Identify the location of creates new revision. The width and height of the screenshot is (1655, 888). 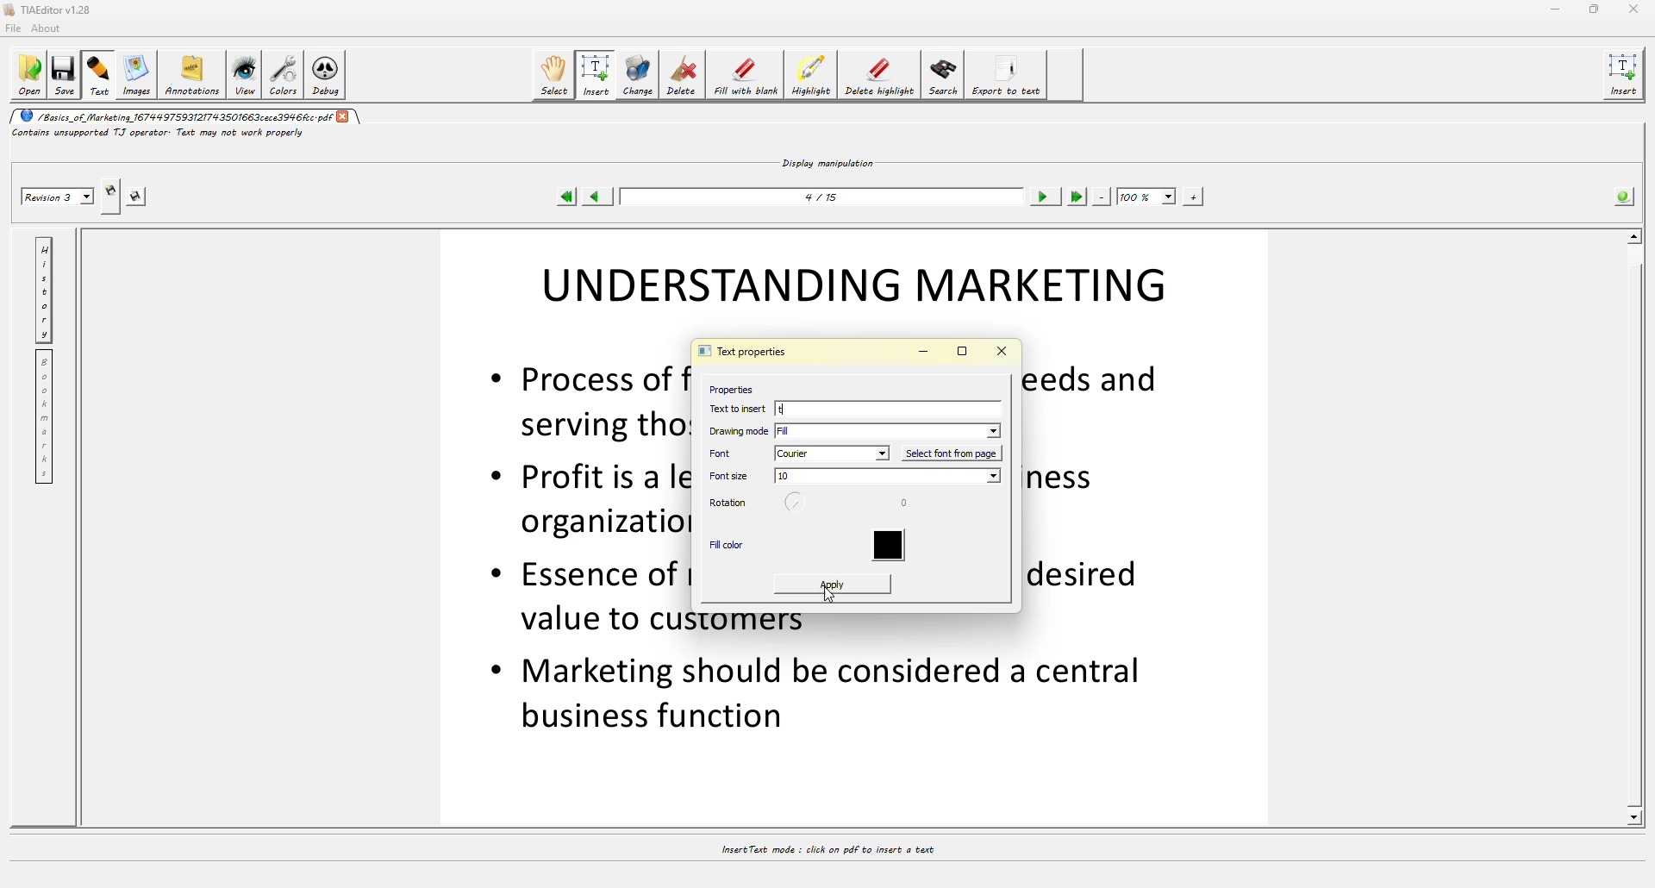
(109, 189).